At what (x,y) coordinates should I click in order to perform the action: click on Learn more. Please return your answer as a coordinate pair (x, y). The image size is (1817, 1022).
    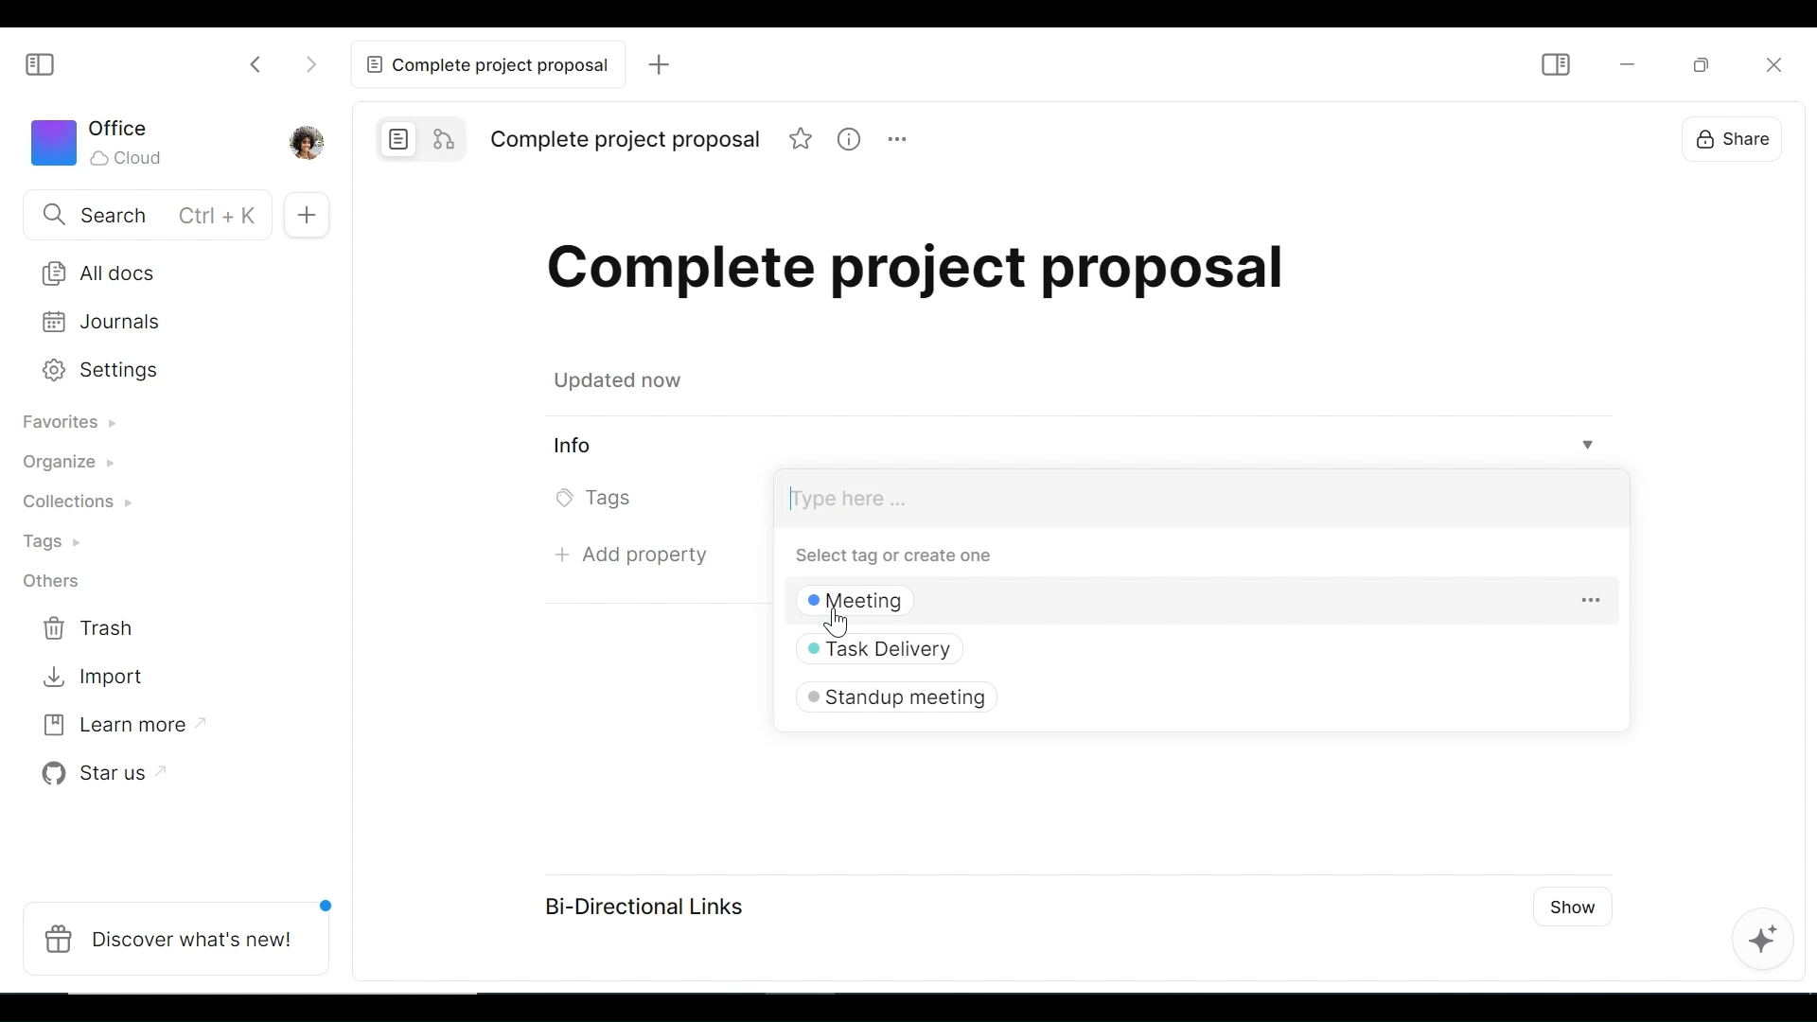
    Looking at the image, I should click on (124, 723).